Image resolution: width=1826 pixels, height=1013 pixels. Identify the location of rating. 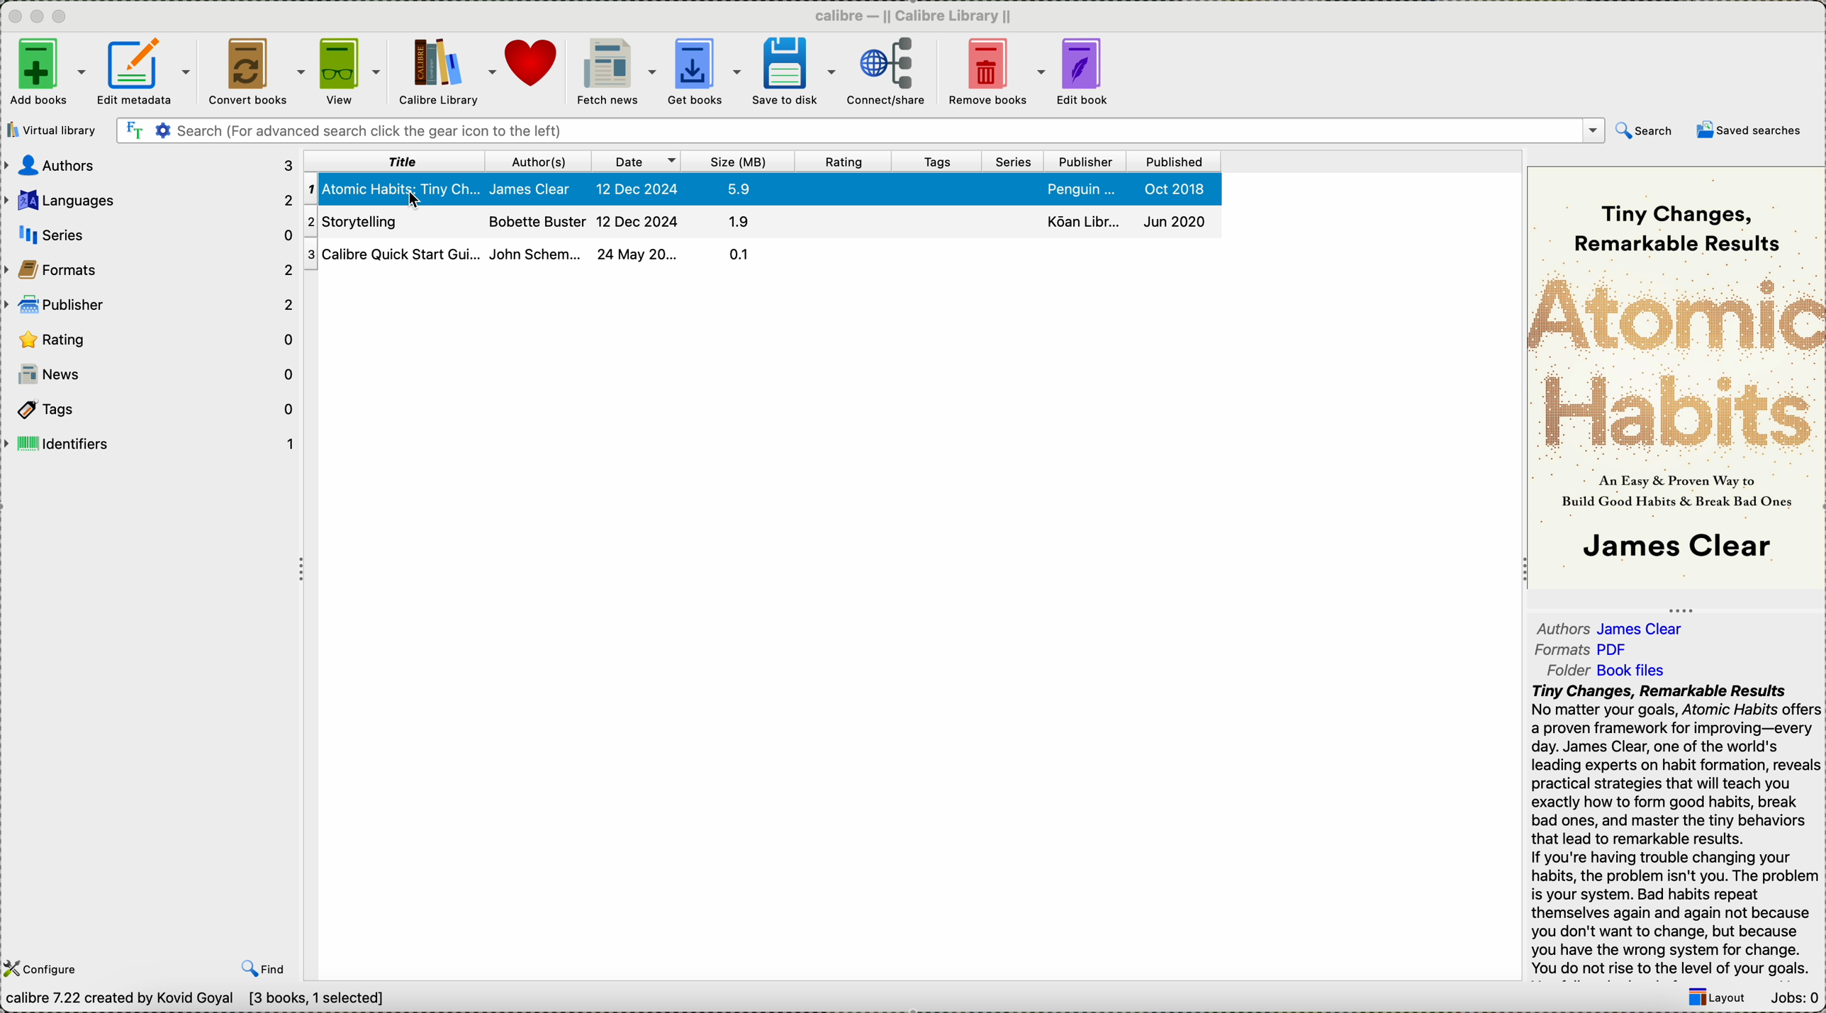
(153, 339).